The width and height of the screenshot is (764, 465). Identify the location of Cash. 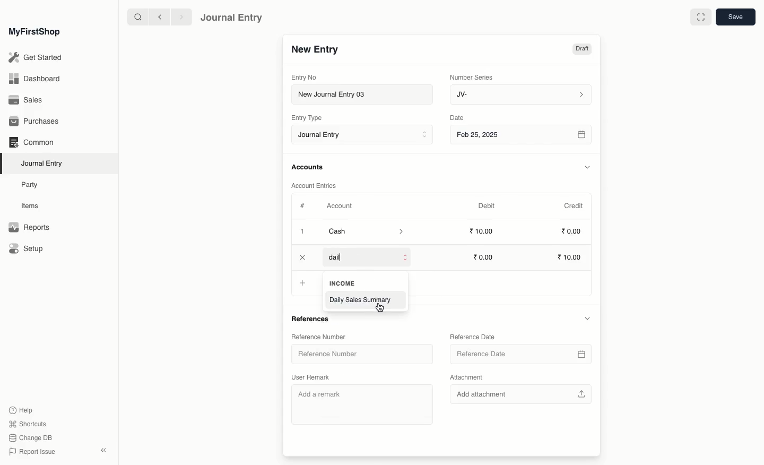
(366, 231).